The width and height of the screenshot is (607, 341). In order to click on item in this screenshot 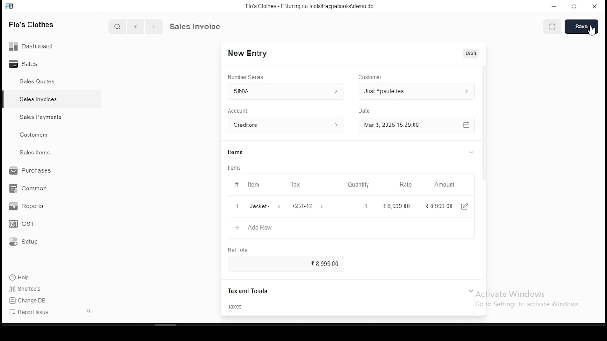, I will do `click(248, 184)`.